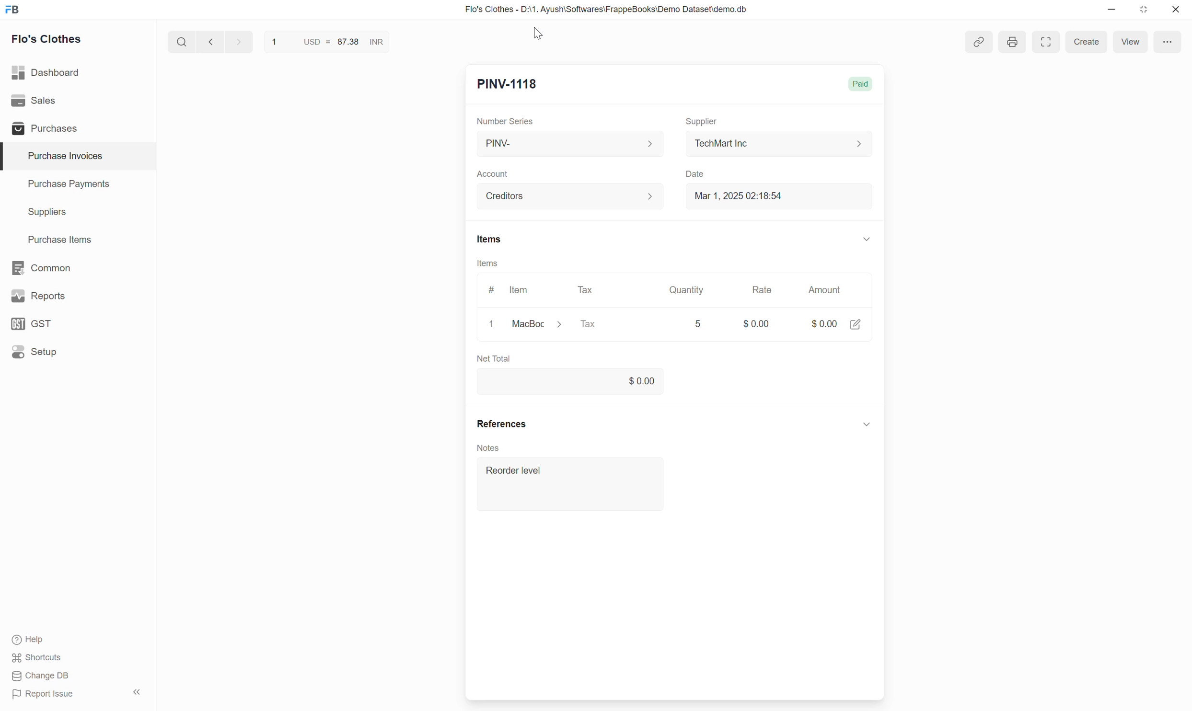  I want to click on Purchase Payments, so click(78, 184).